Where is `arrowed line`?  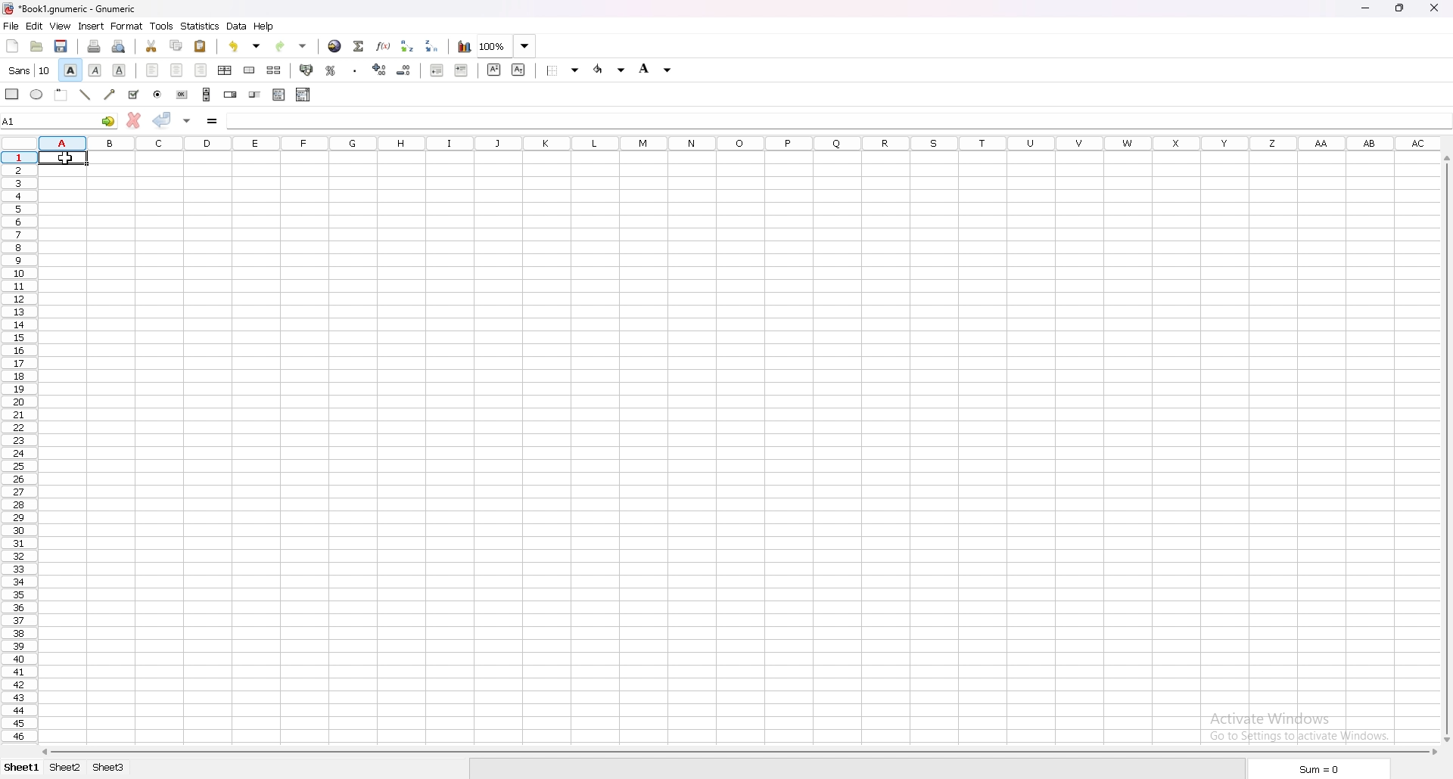
arrowed line is located at coordinates (110, 95).